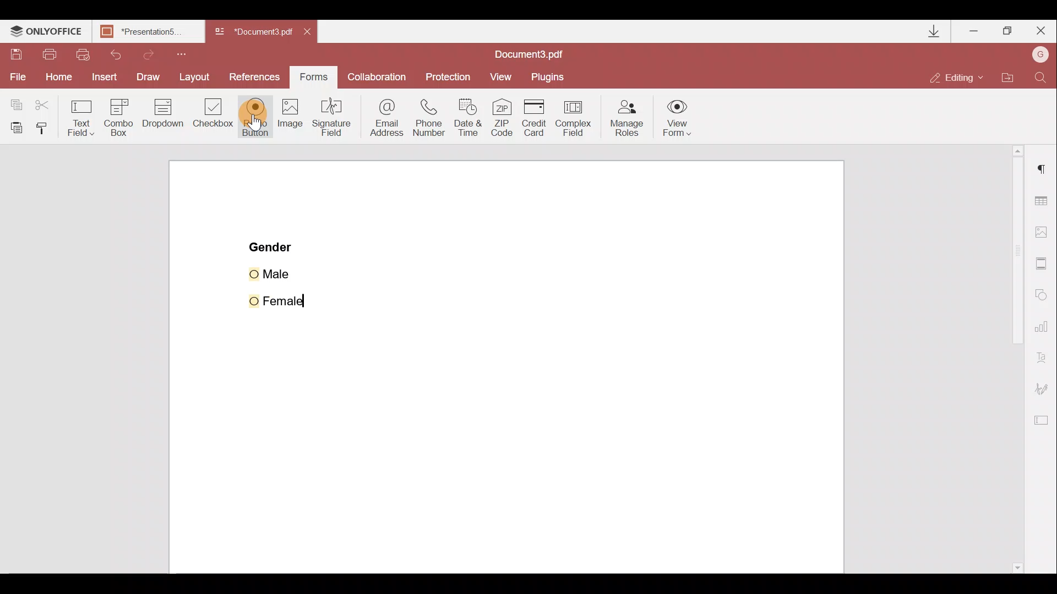  I want to click on Scroll bar, so click(1009, 360).